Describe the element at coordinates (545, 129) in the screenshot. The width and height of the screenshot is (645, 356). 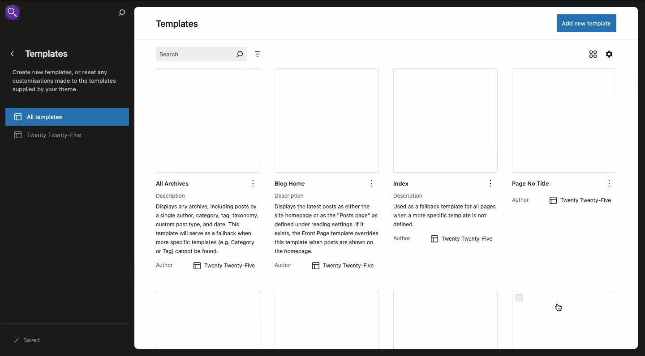
I see `Page no title` at that location.